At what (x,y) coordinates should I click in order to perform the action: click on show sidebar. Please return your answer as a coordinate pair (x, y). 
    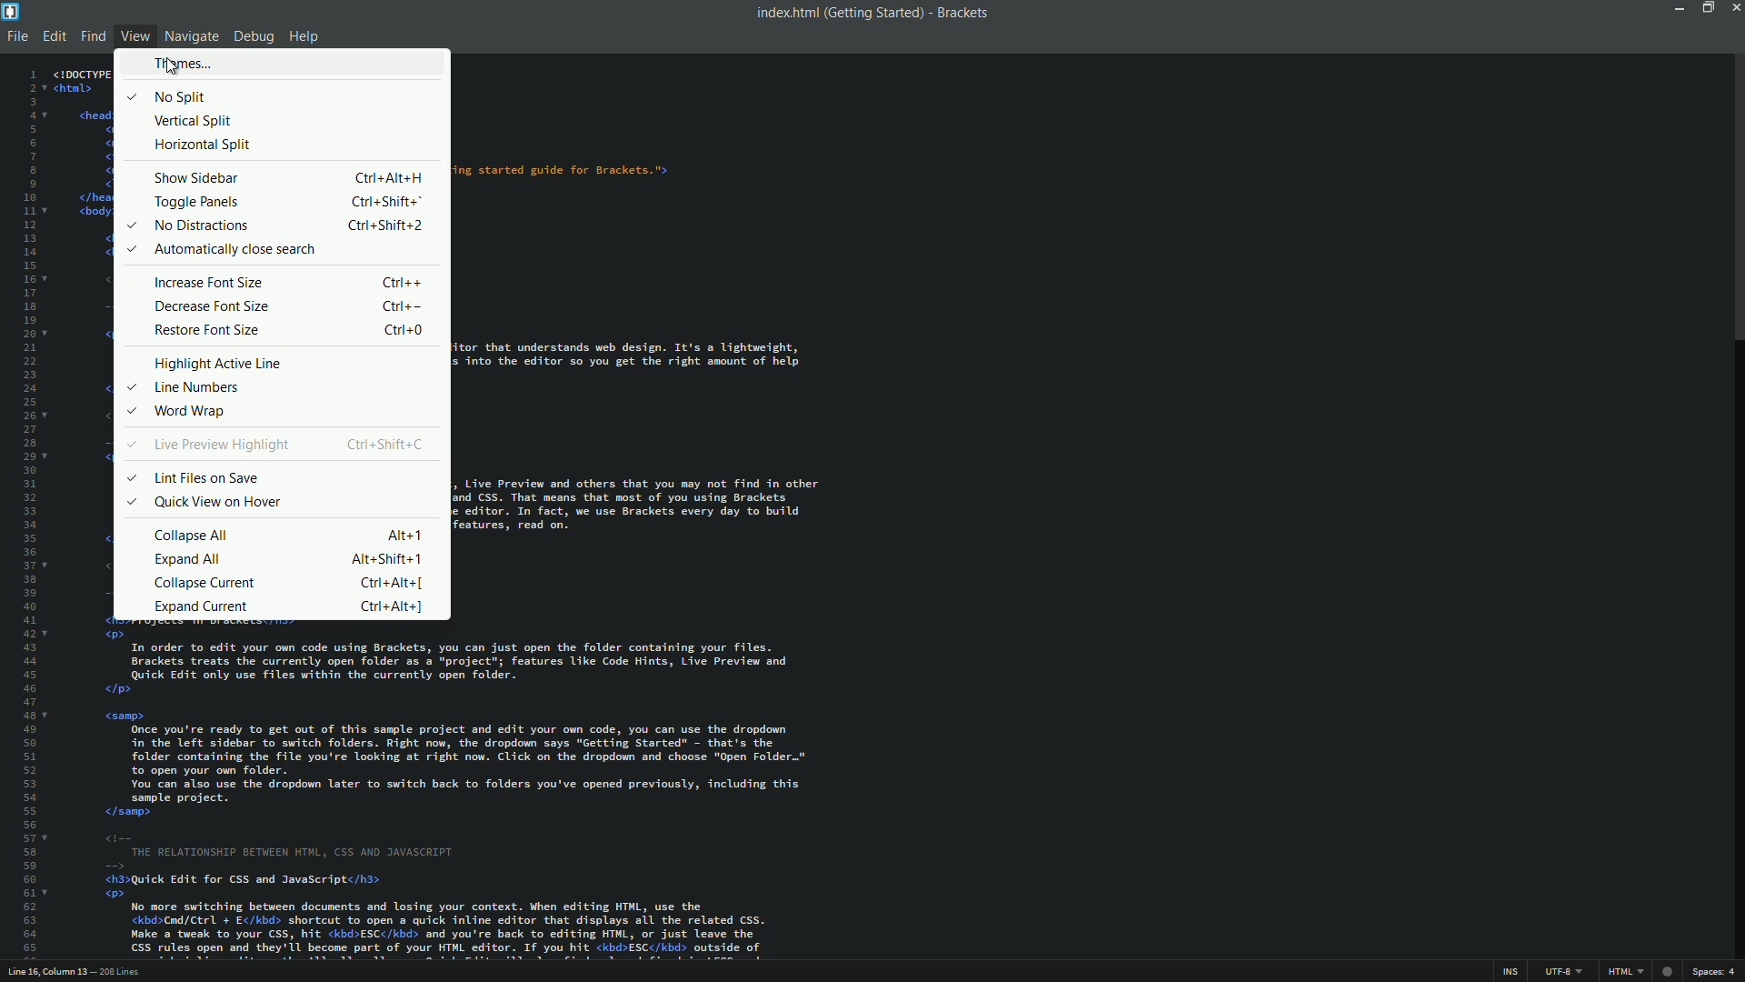
    Looking at the image, I should click on (197, 178).